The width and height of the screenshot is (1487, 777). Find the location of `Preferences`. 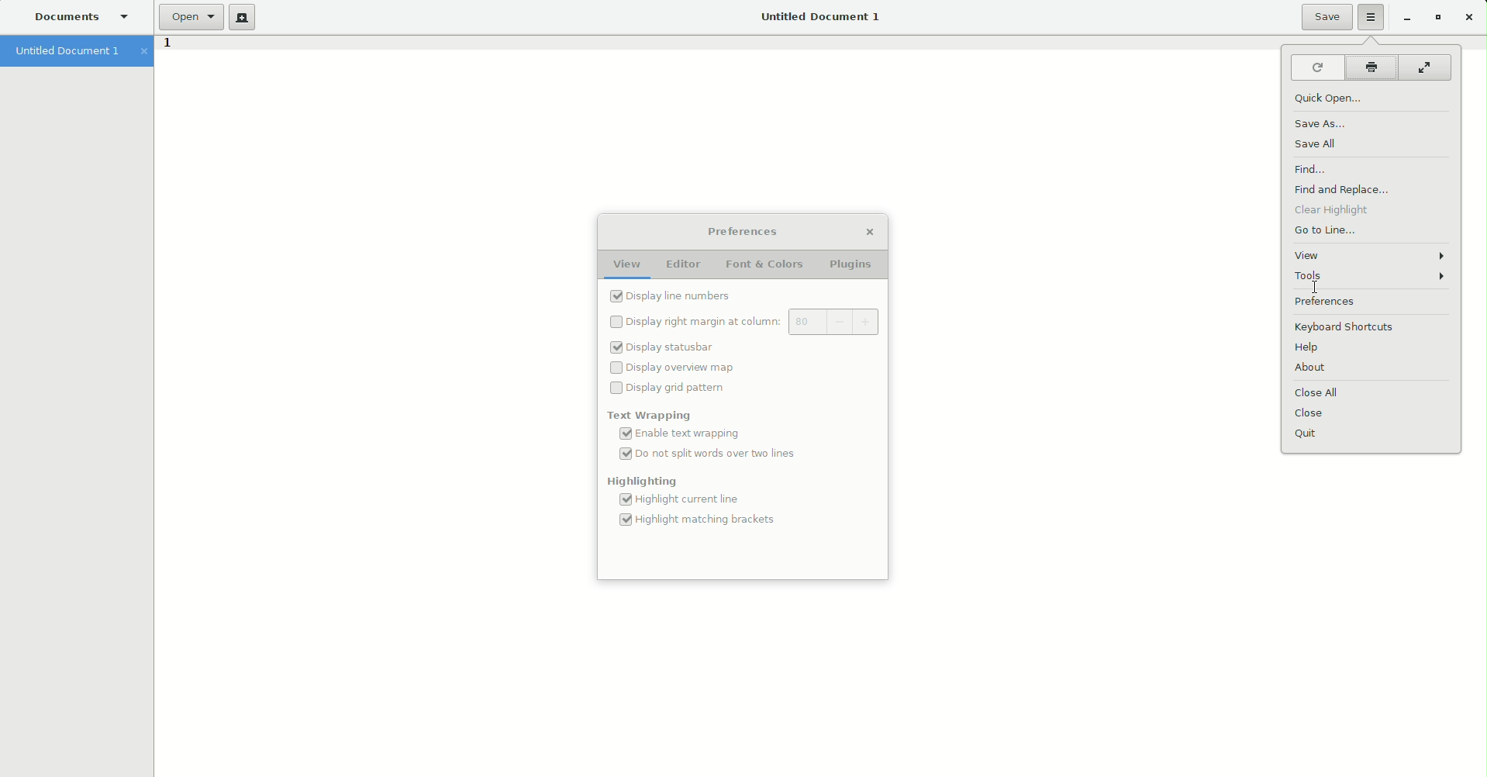

Preferences is located at coordinates (1340, 302).